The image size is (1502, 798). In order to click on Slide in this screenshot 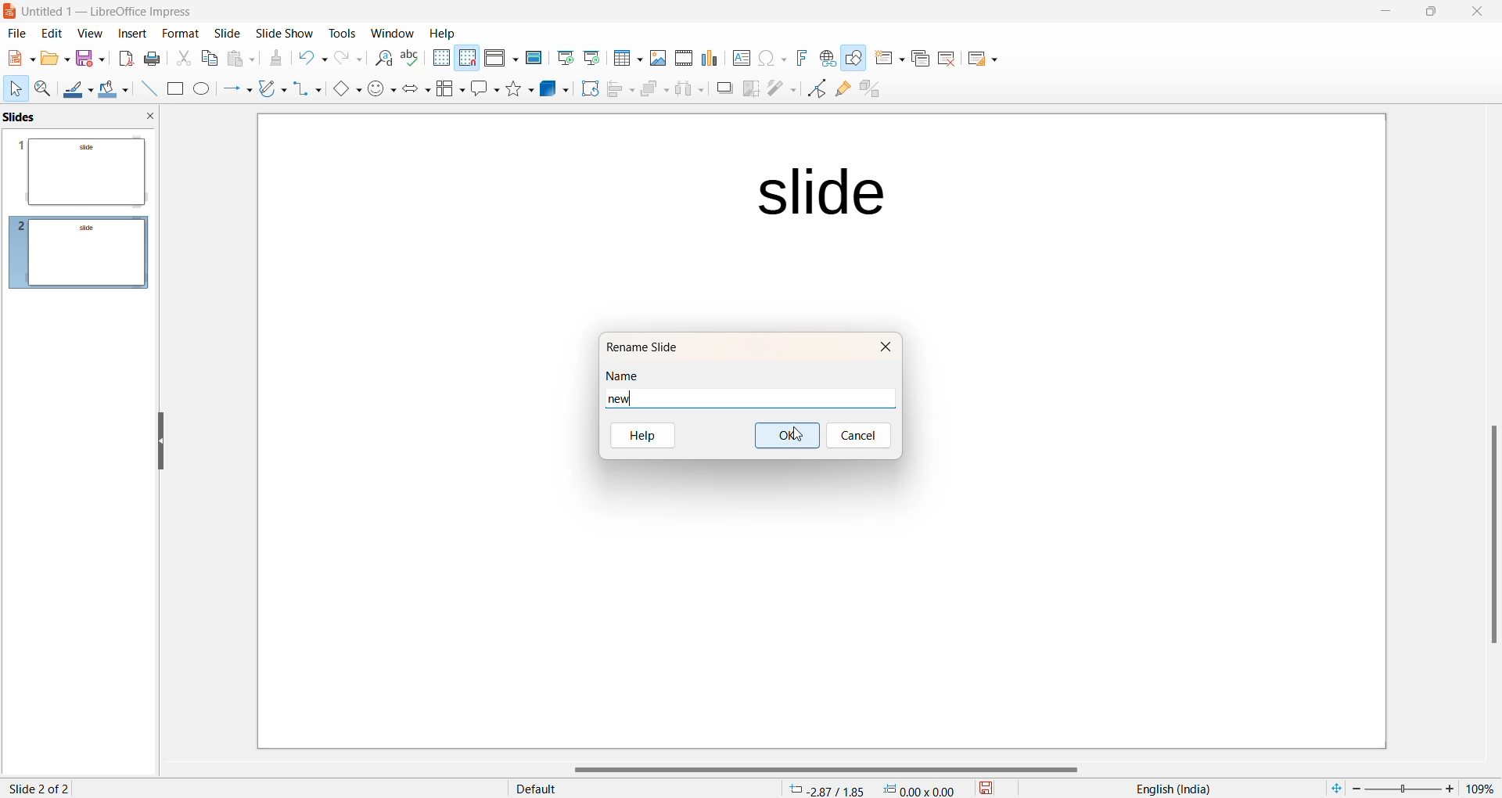, I will do `click(228, 34)`.